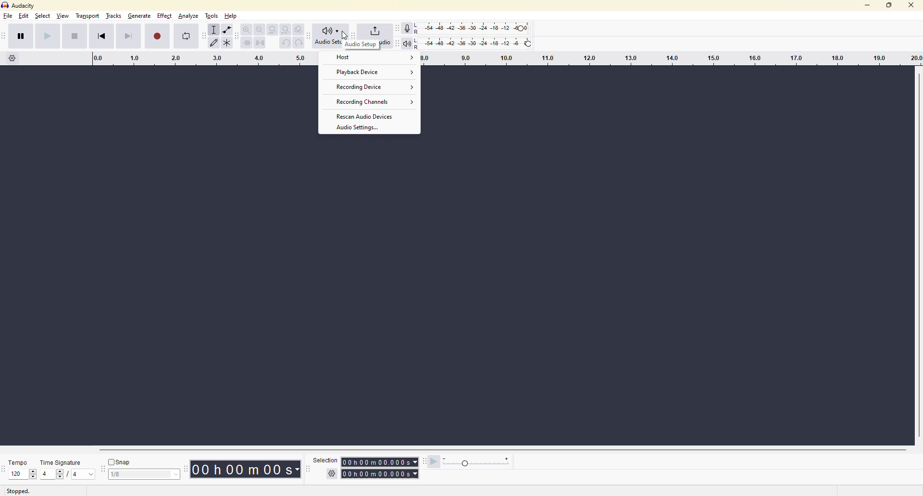 The image size is (923, 496). I want to click on share audio, so click(374, 31).